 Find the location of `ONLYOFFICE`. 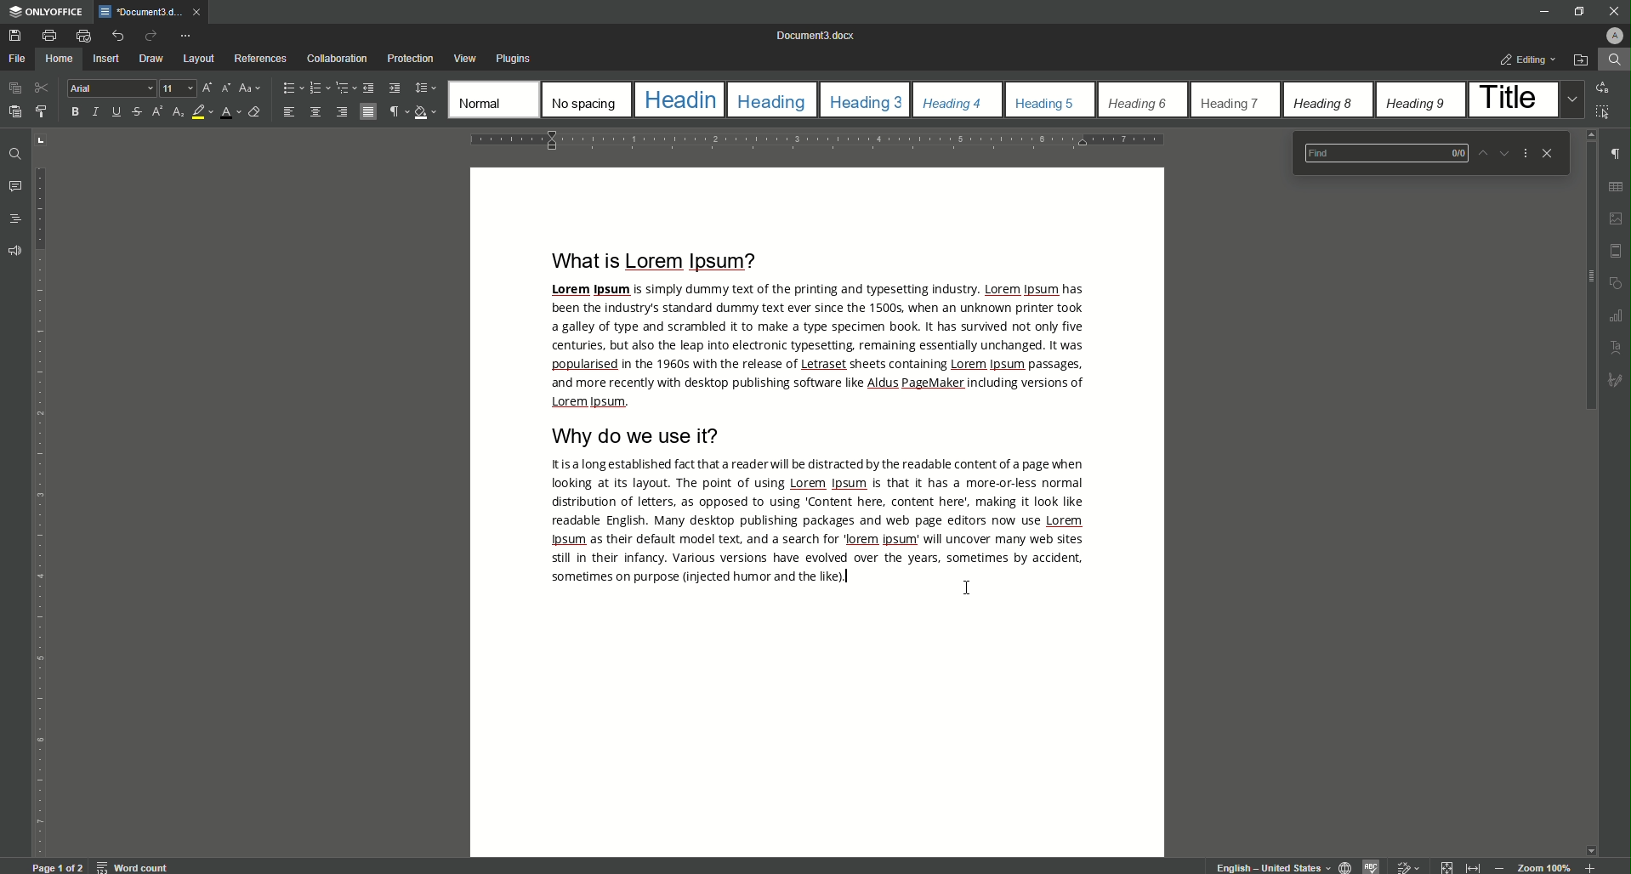

ONLYOFFICE is located at coordinates (43, 11).